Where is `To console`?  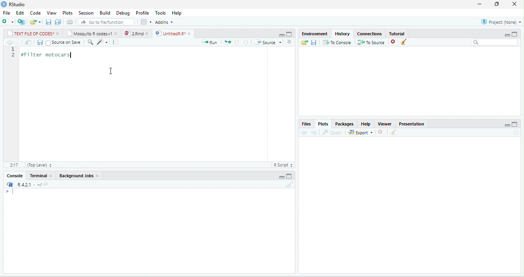 To console is located at coordinates (337, 42).